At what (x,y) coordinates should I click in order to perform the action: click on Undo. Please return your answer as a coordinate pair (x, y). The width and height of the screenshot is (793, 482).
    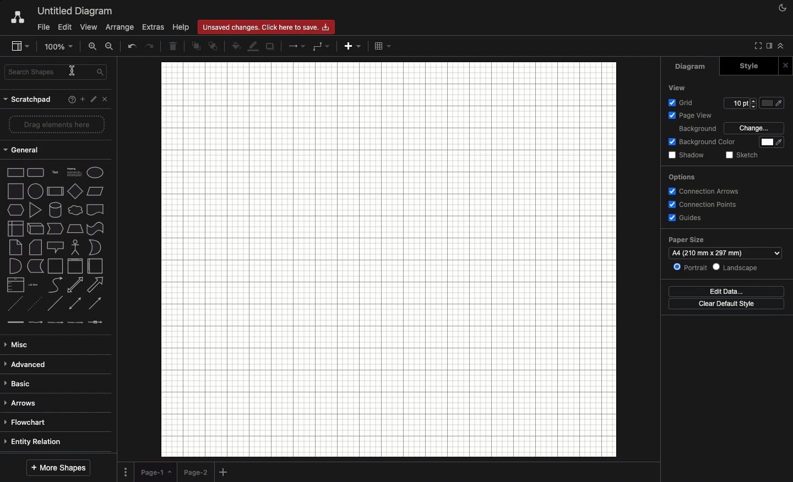
    Looking at the image, I should click on (132, 47).